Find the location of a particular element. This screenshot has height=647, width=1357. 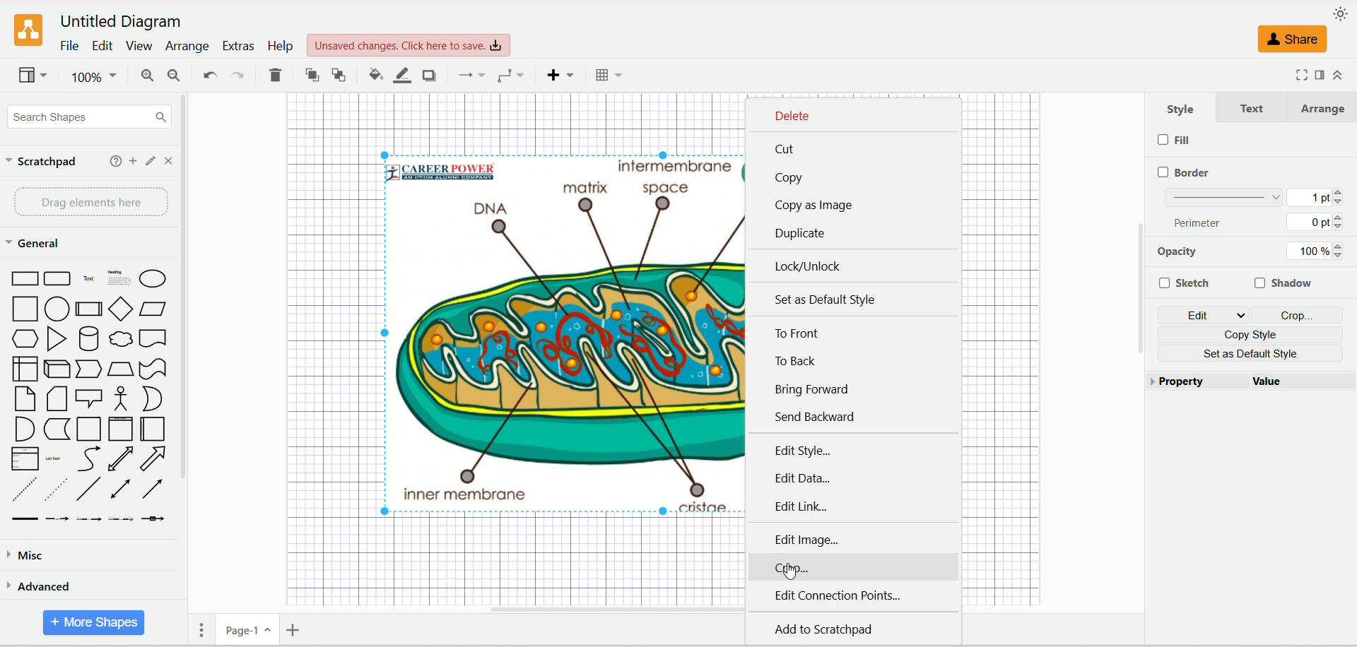

Curves is located at coordinates (92, 461).